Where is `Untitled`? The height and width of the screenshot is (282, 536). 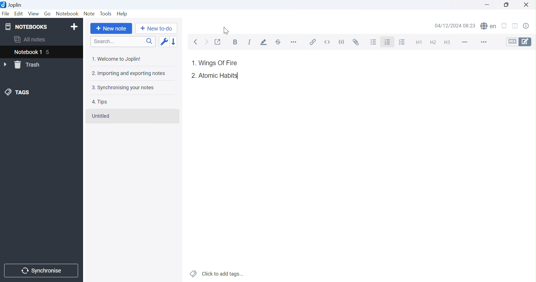 Untitled is located at coordinates (100, 116).